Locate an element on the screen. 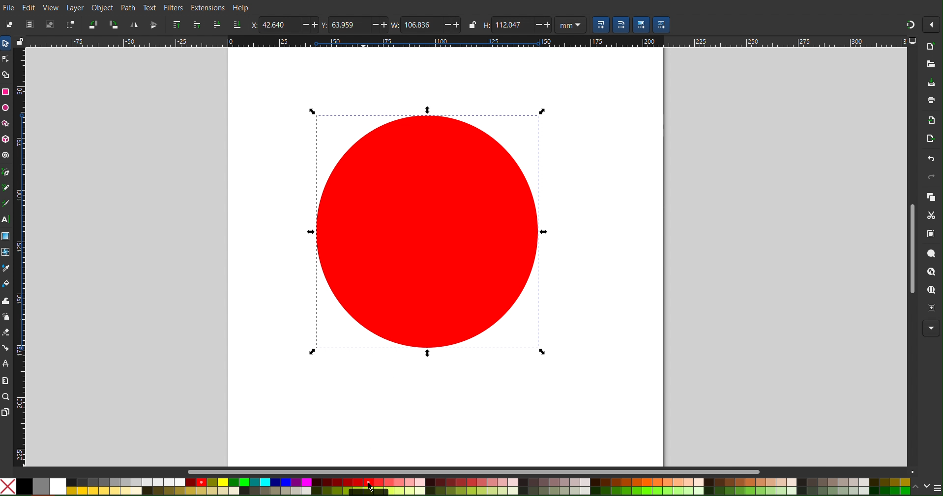 This screenshot has height=496, width=943. increase/decrease is located at coordinates (543, 25).